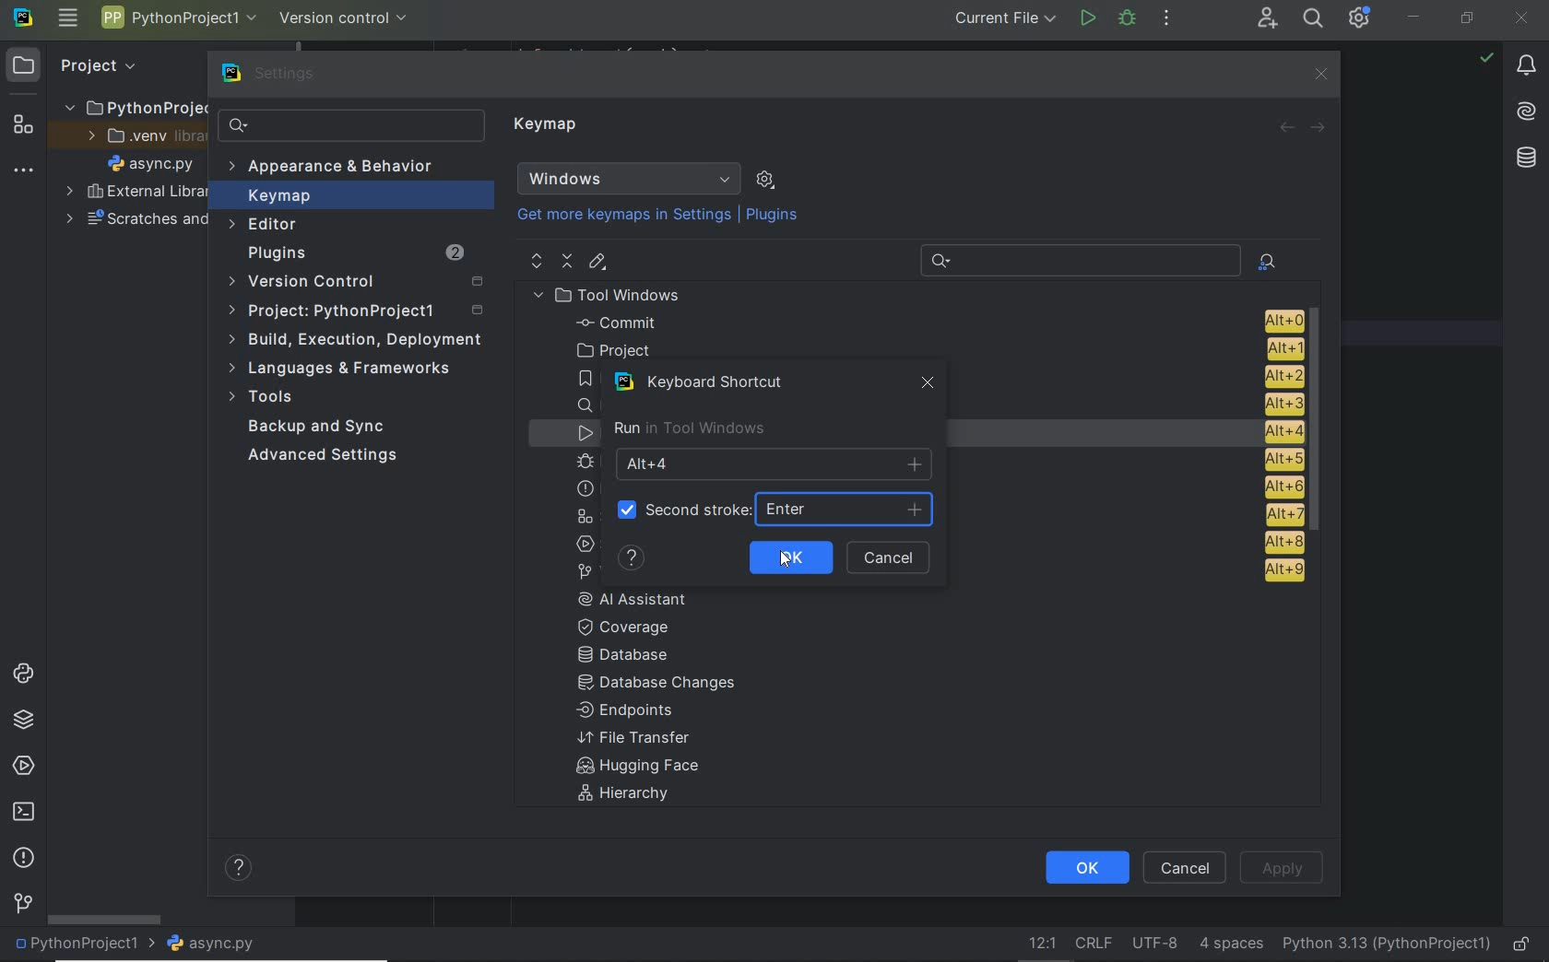  I want to click on restore down, so click(1468, 19).